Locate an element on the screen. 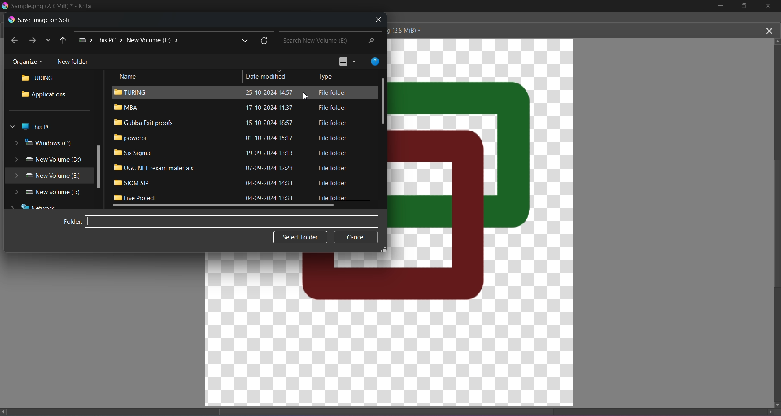  Type is located at coordinates (320, 75).